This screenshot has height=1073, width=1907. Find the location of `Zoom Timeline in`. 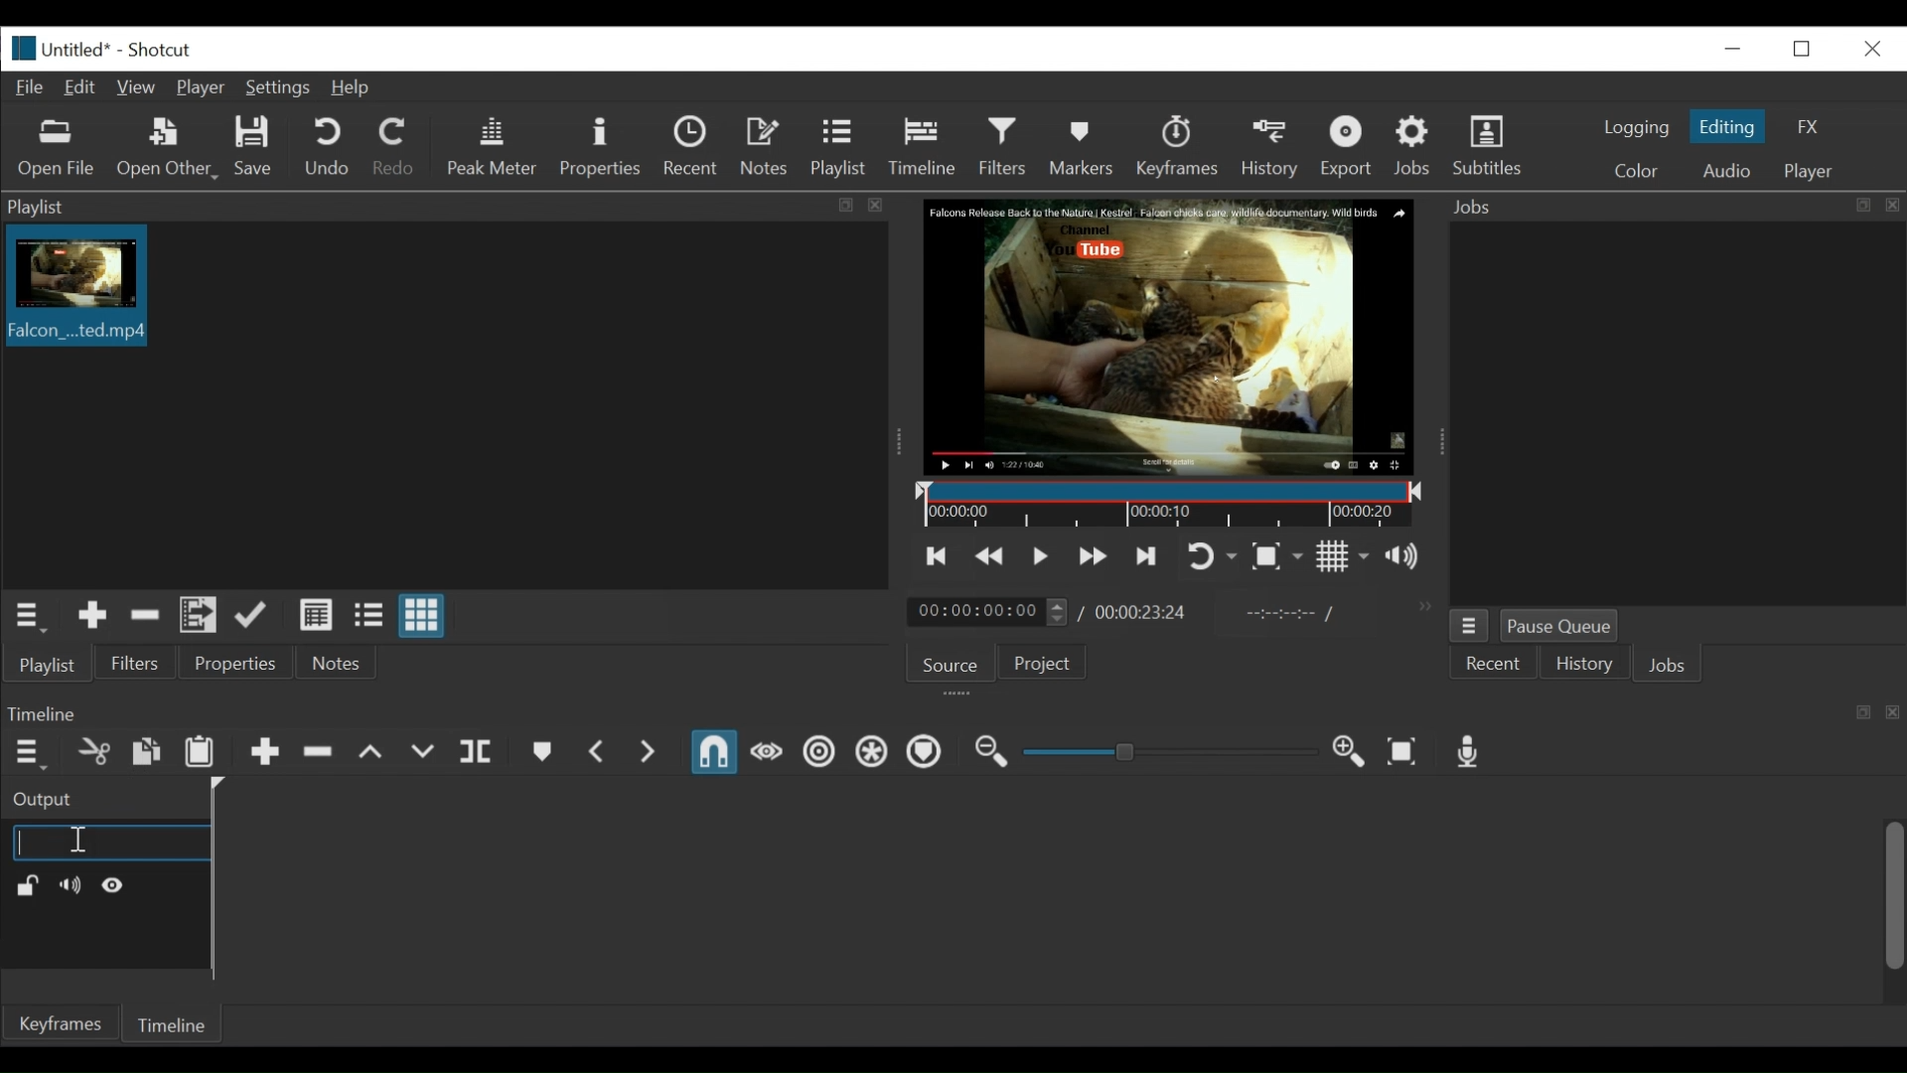

Zoom Timeline in is located at coordinates (1352, 753).